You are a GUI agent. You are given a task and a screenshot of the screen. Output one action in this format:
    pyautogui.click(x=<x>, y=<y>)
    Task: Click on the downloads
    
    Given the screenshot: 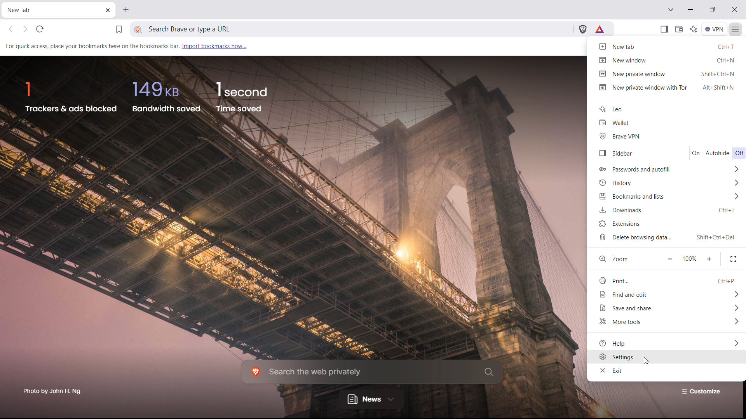 What is the action you would take?
    pyautogui.click(x=669, y=209)
    